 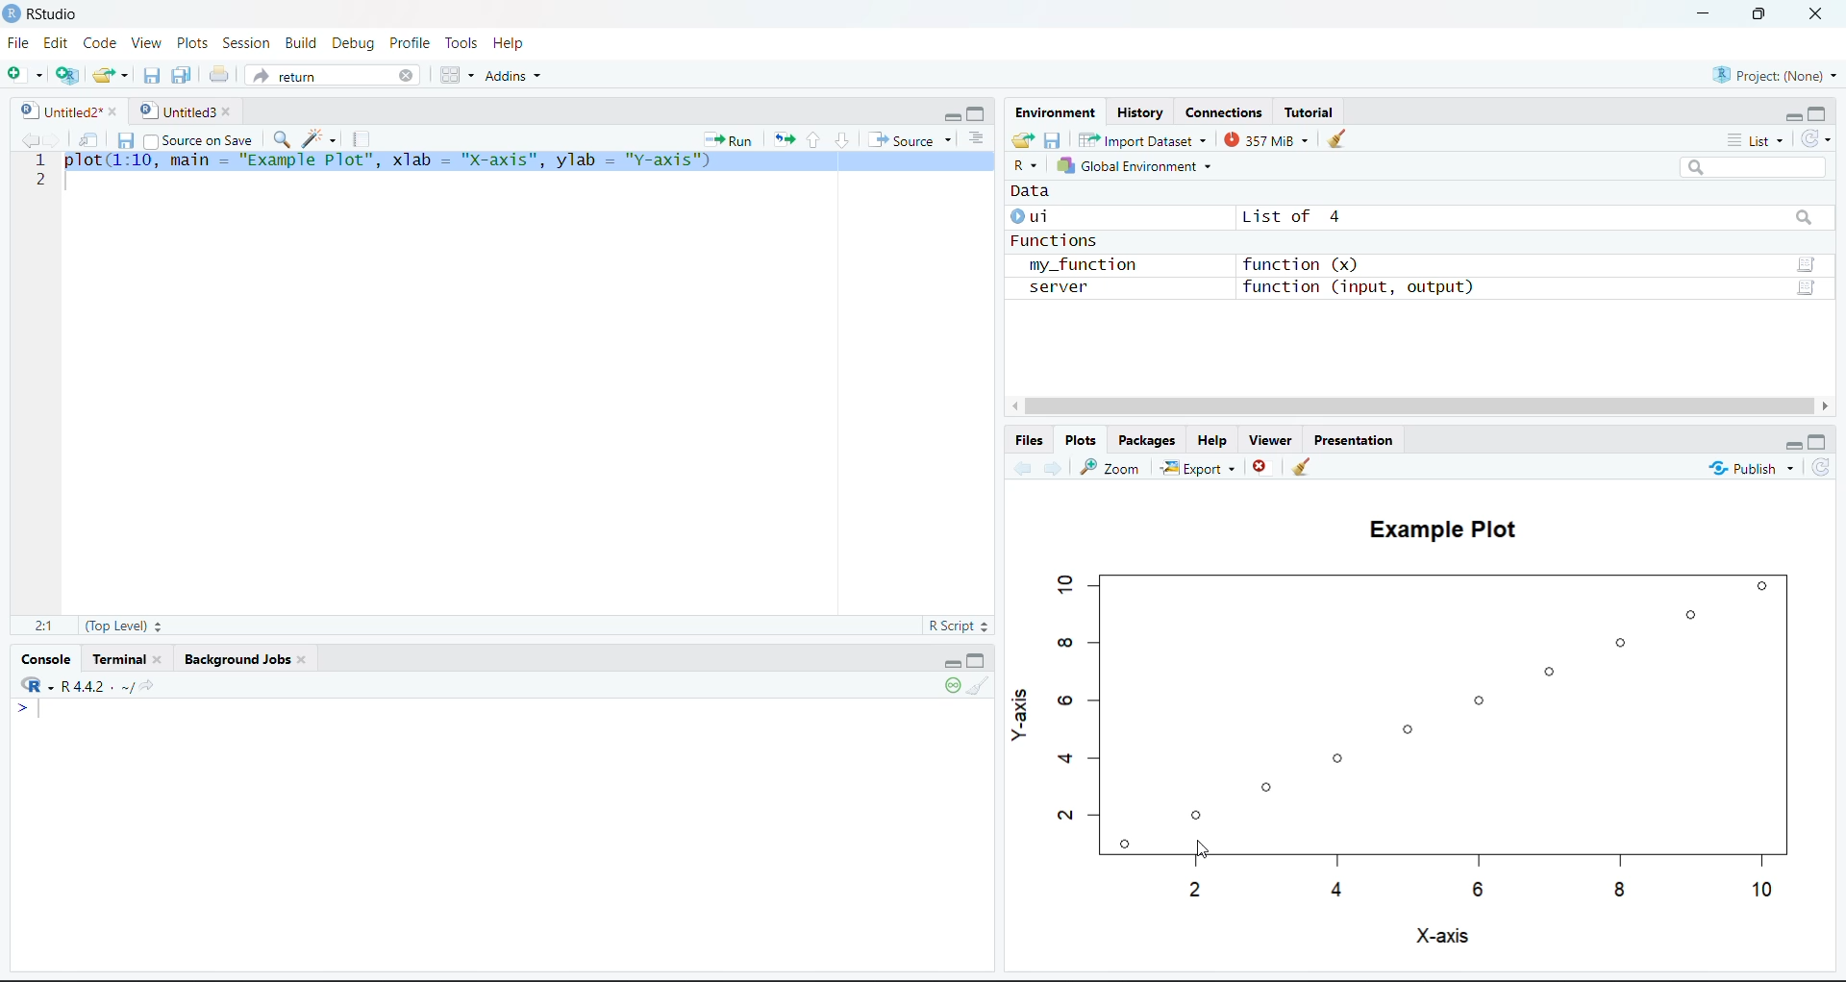 I want to click on X-axis, so click(x=1441, y=937).